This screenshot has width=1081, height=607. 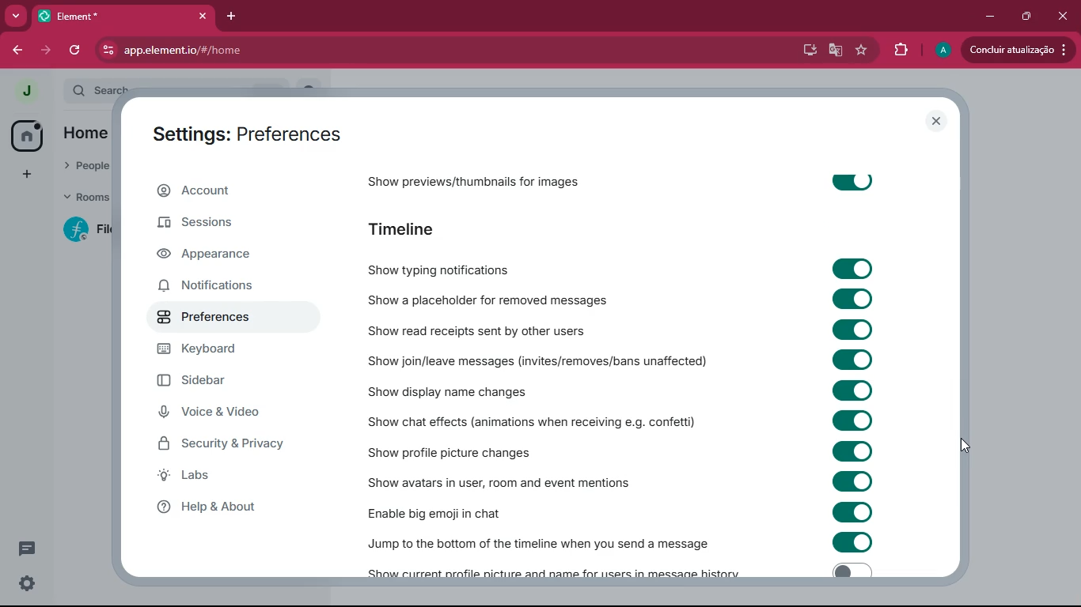 I want to click on show read receipts sent by other users, so click(x=483, y=329).